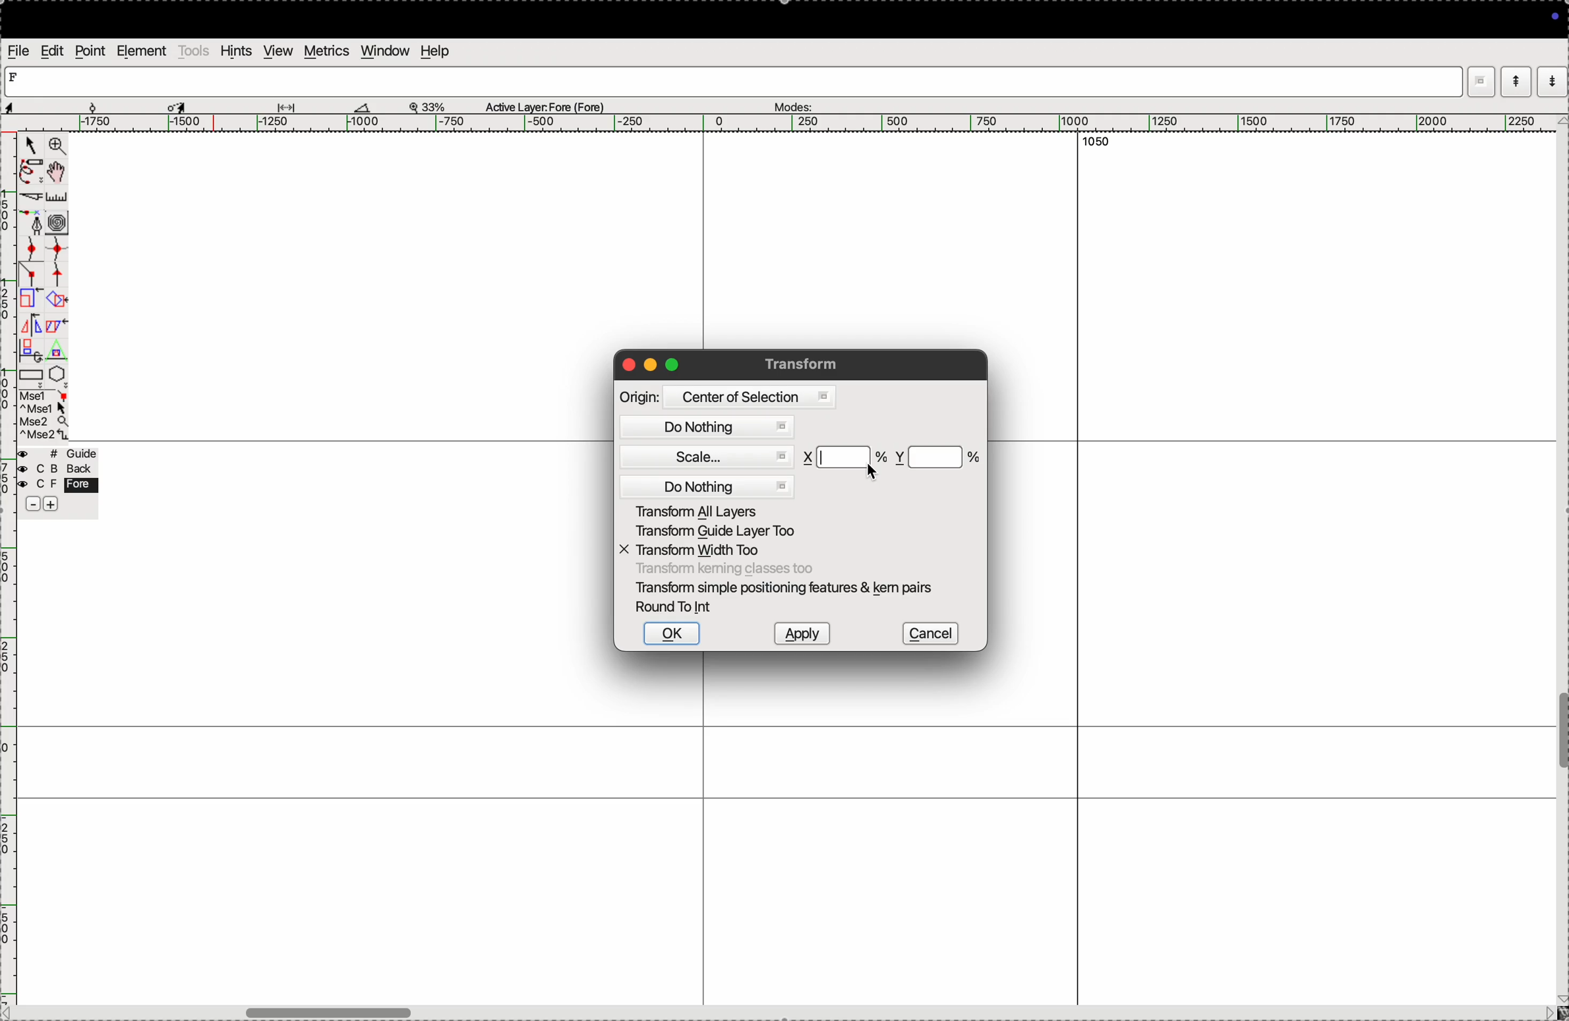 The height and width of the screenshot is (1021, 1569). Describe the element at coordinates (386, 51) in the screenshot. I see `window` at that location.